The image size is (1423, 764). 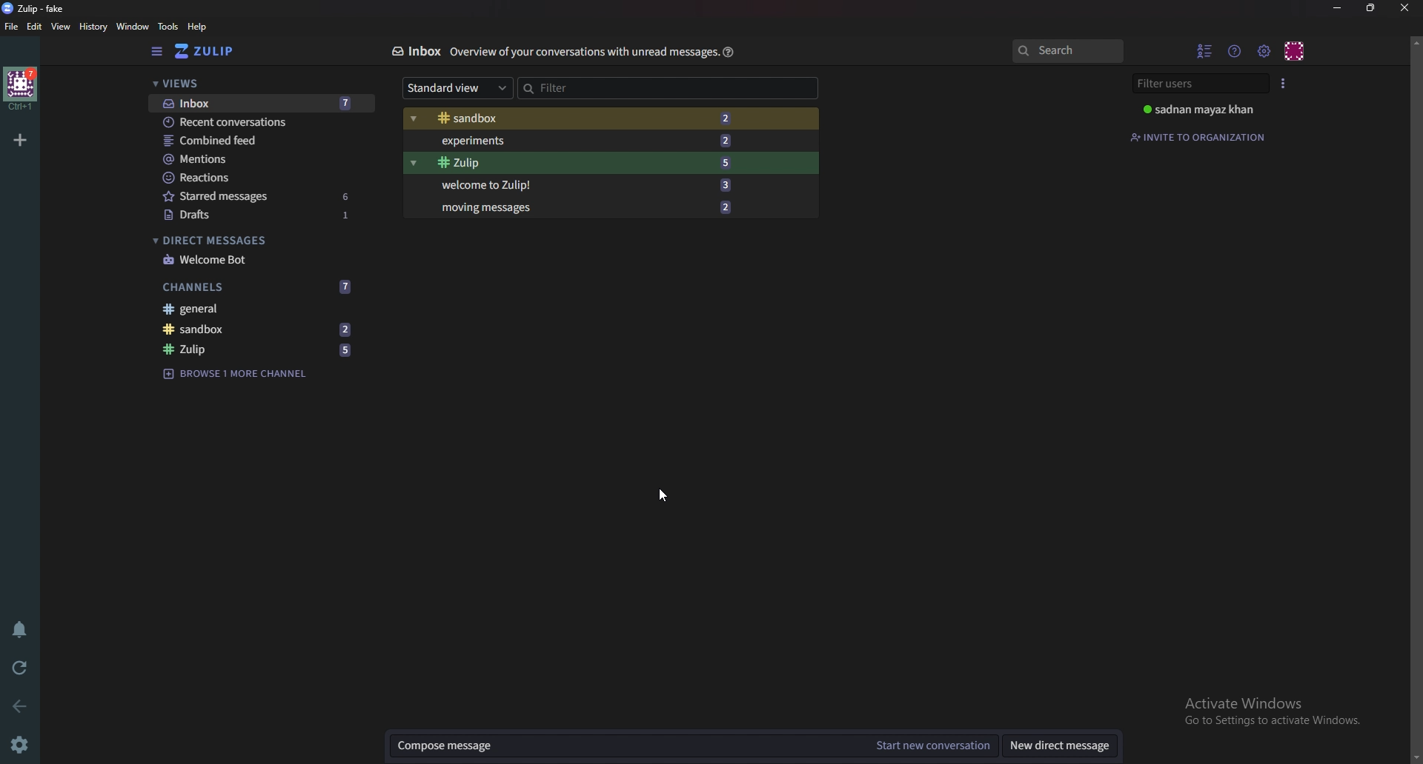 What do you see at coordinates (588, 206) in the screenshot?
I see `Moving messages` at bounding box center [588, 206].